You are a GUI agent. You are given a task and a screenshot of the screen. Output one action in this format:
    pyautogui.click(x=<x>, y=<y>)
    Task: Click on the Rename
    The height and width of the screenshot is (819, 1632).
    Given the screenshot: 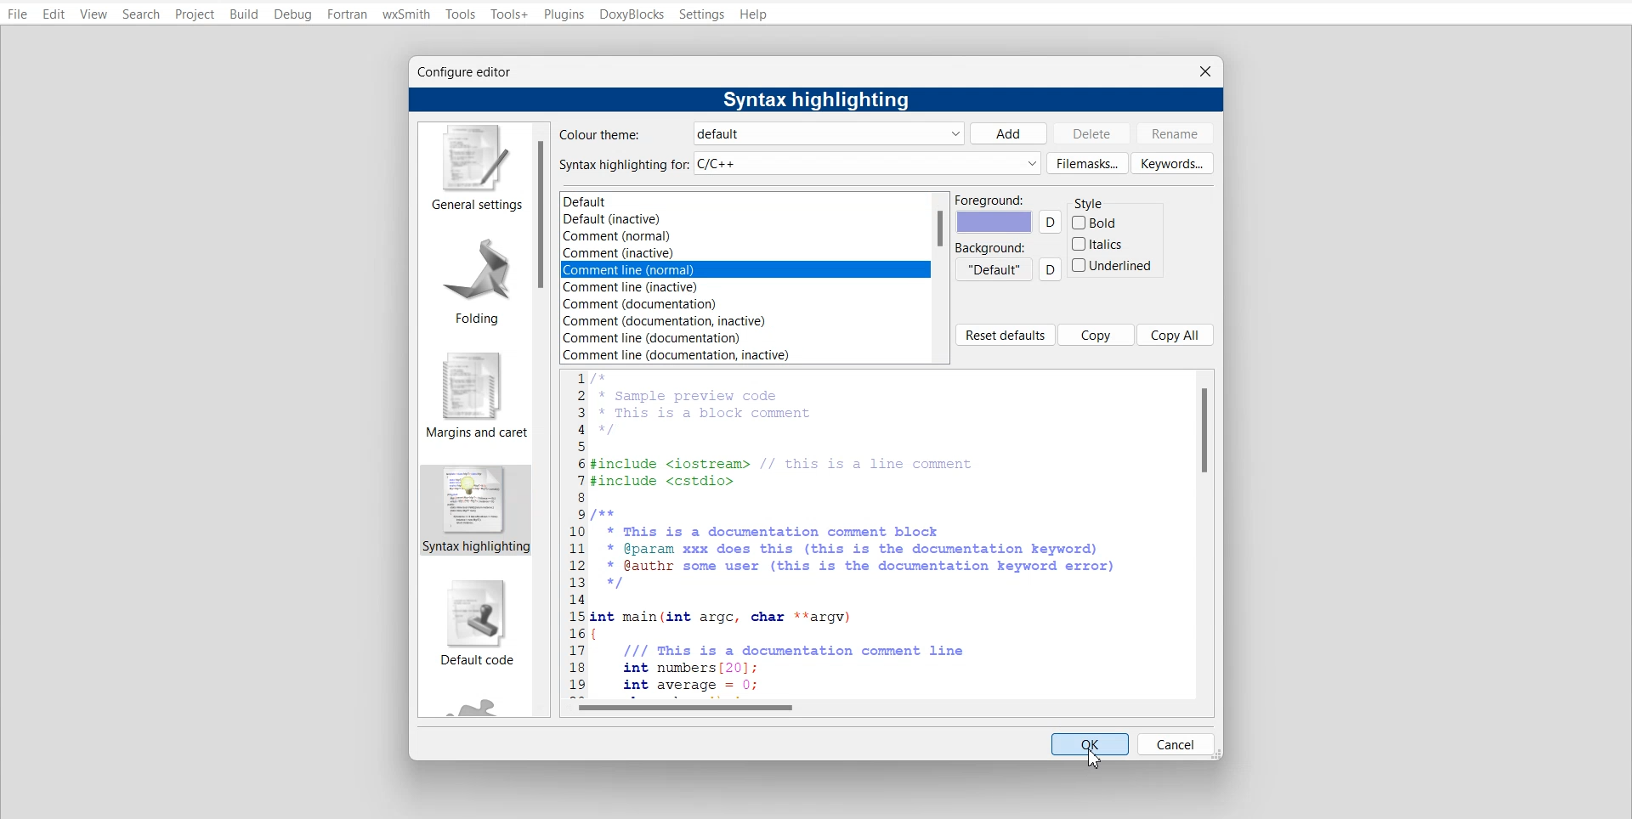 What is the action you would take?
    pyautogui.click(x=1179, y=133)
    